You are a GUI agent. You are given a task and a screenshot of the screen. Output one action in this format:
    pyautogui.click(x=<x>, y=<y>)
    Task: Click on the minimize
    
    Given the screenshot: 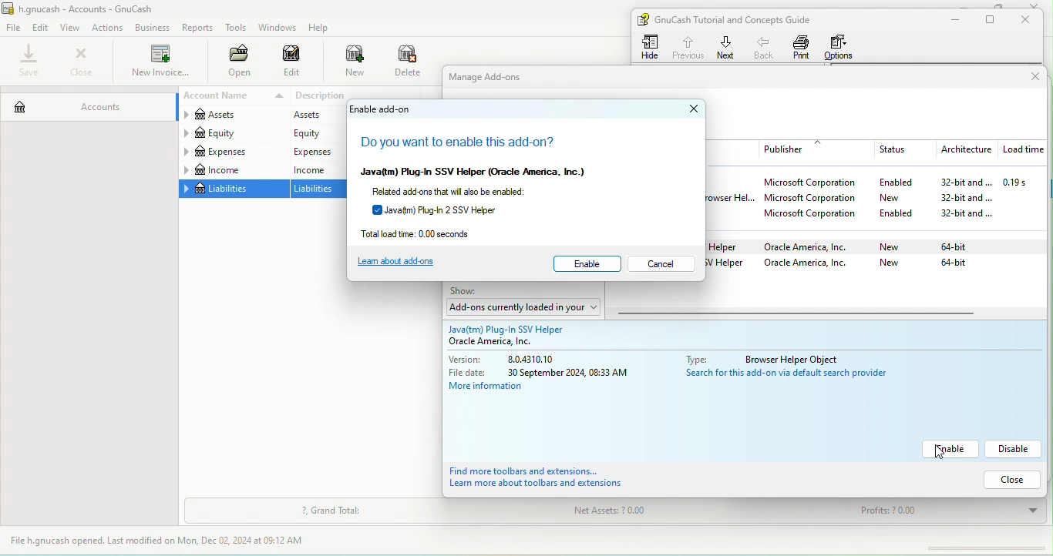 What is the action you would take?
    pyautogui.click(x=952, y=20)
    